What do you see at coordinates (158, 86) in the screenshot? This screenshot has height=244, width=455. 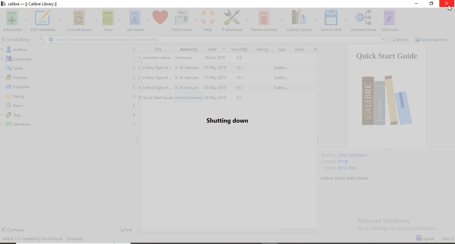 I see `A New Type of...` at bounding box center [158, 86].